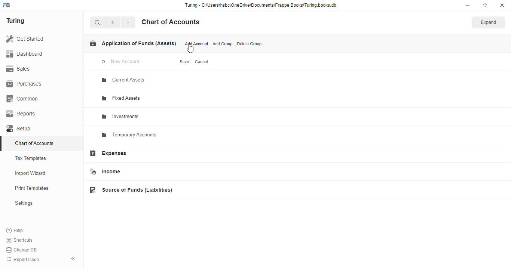  I want to click on settings, so click(24, 203).